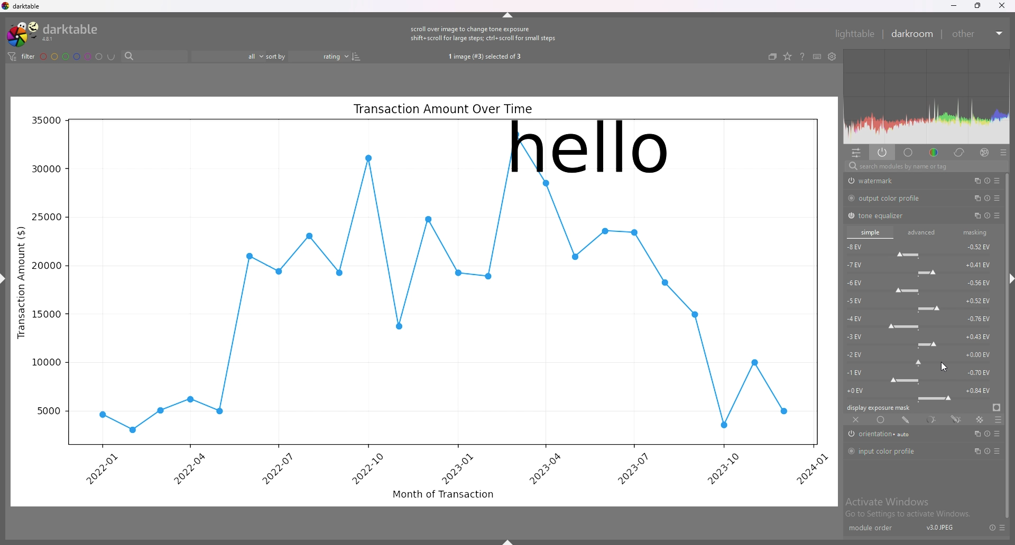 The width and height of the screenshot is (1015, 545). What do you see at coordinates (922, 357) in the screenshot?
I see `-2 EV force` at bounding box center [922, 357].